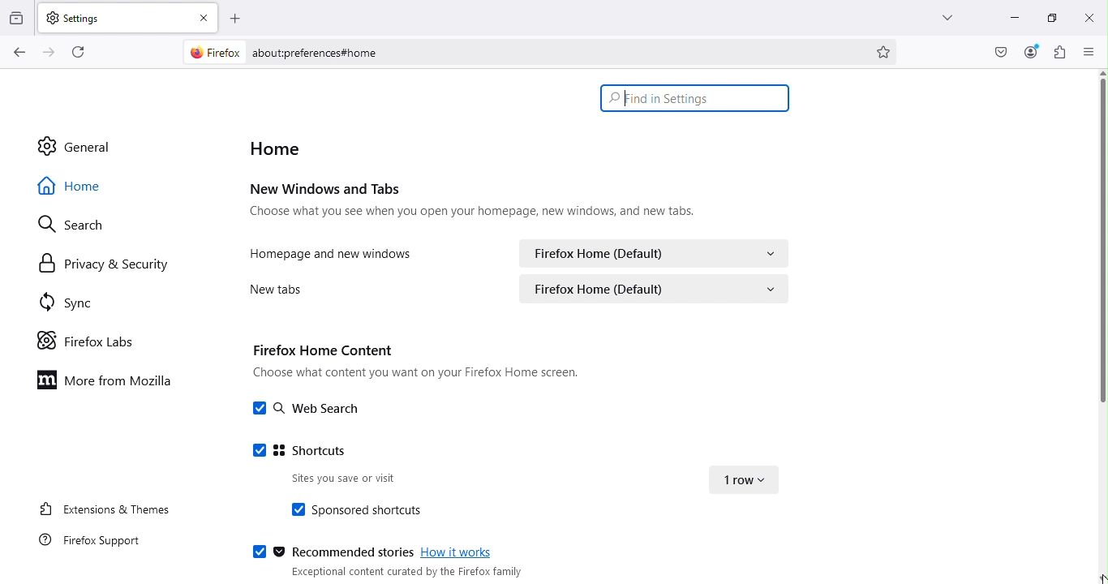  What do you see at coordinates (62, 300) in the screenshot?
I see `Sync` at bounding box center [62, 300].